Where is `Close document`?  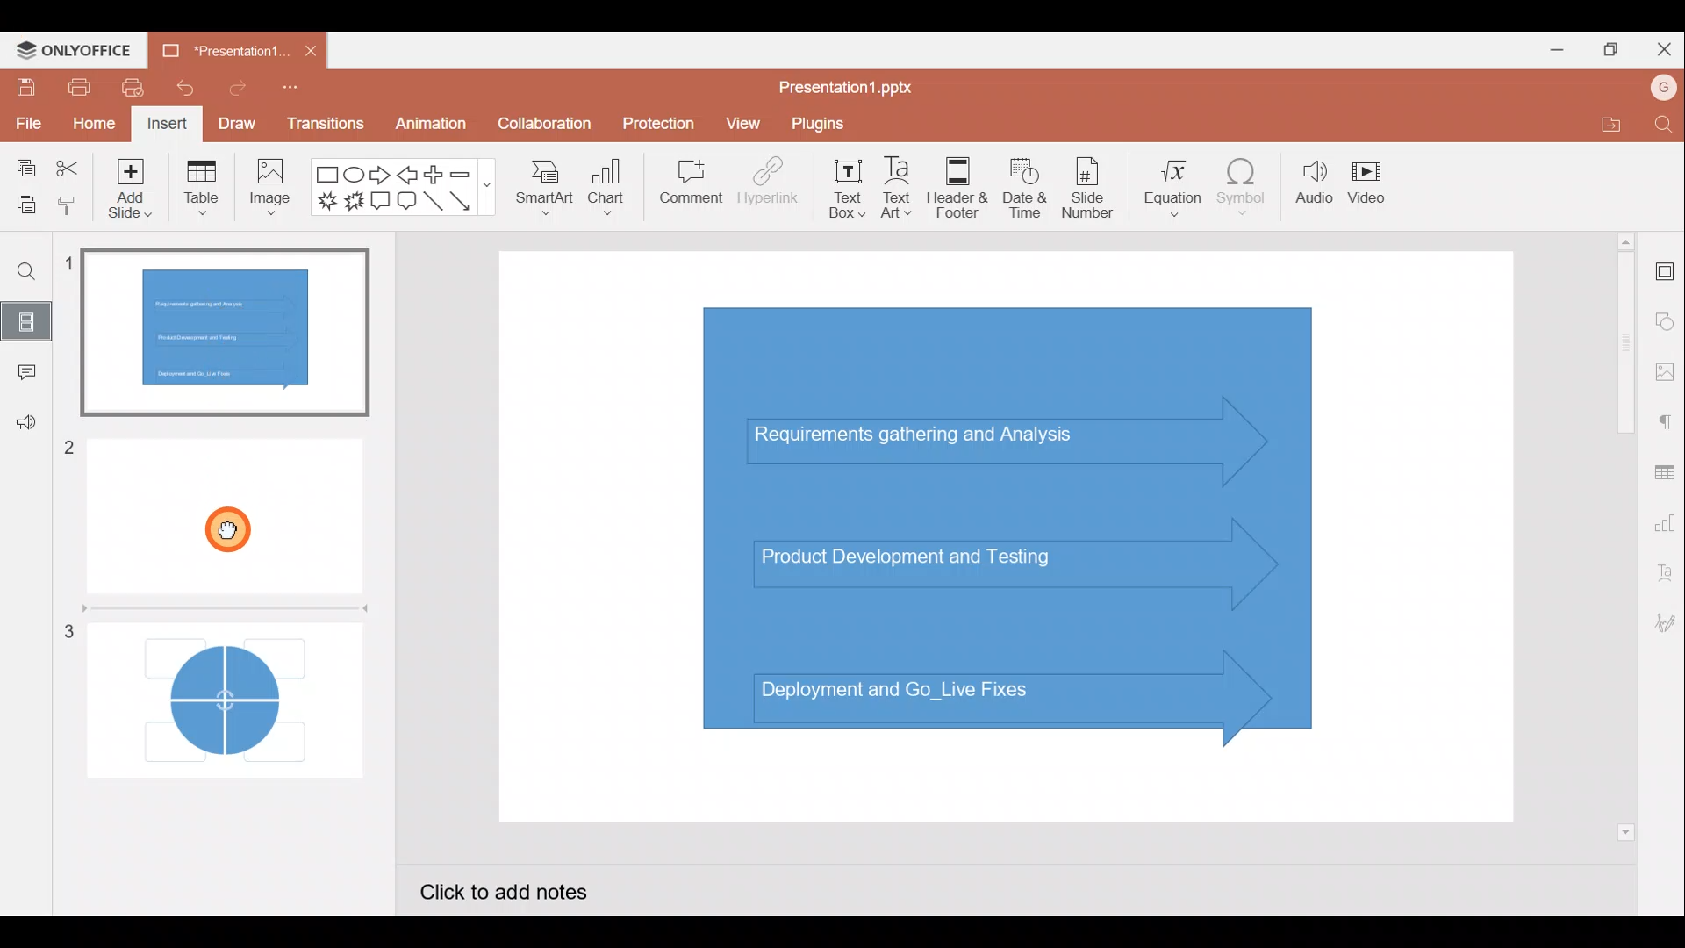
Close document is located at coordinates (310, 52).